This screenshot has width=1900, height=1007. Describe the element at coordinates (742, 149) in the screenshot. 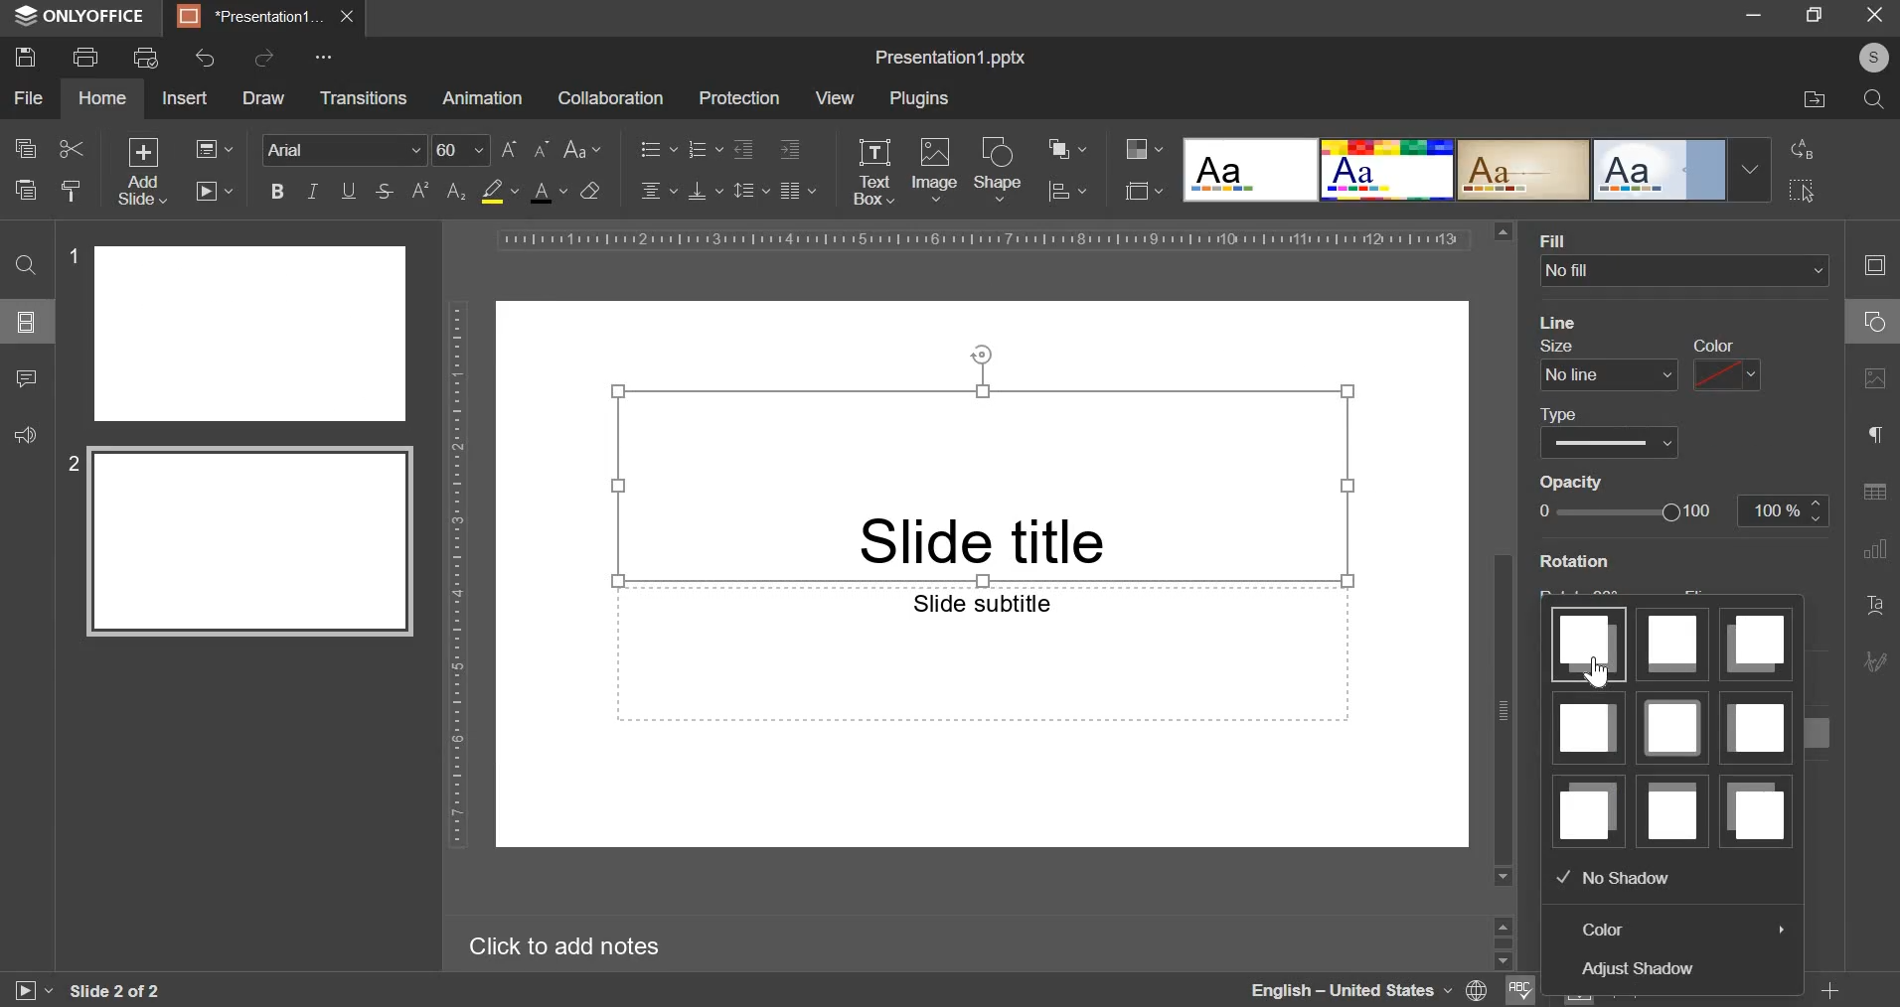

I see `decrease indent` at that location.